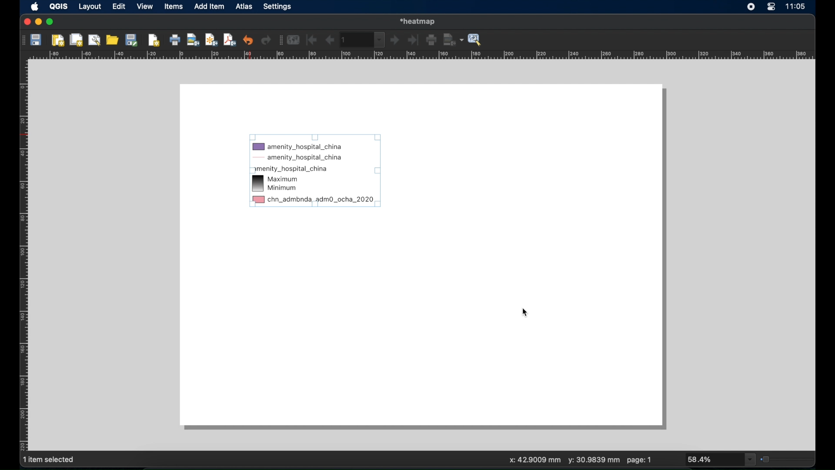 Image resolution: width=835 pixels, height=470 pixels. I want to click on screen recorder, so click(751, 7).